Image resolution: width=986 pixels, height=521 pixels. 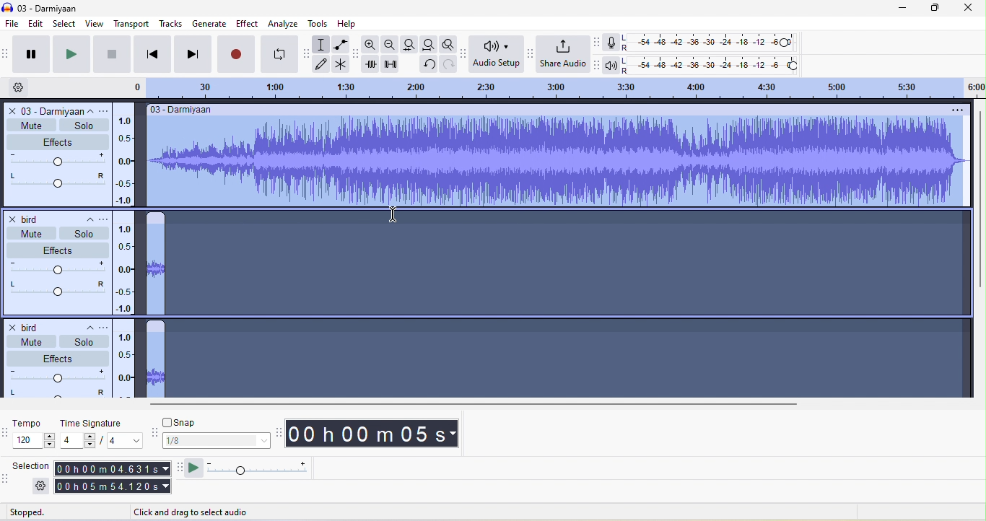 I want to click on fit project to width, so click(x=429, y=46).